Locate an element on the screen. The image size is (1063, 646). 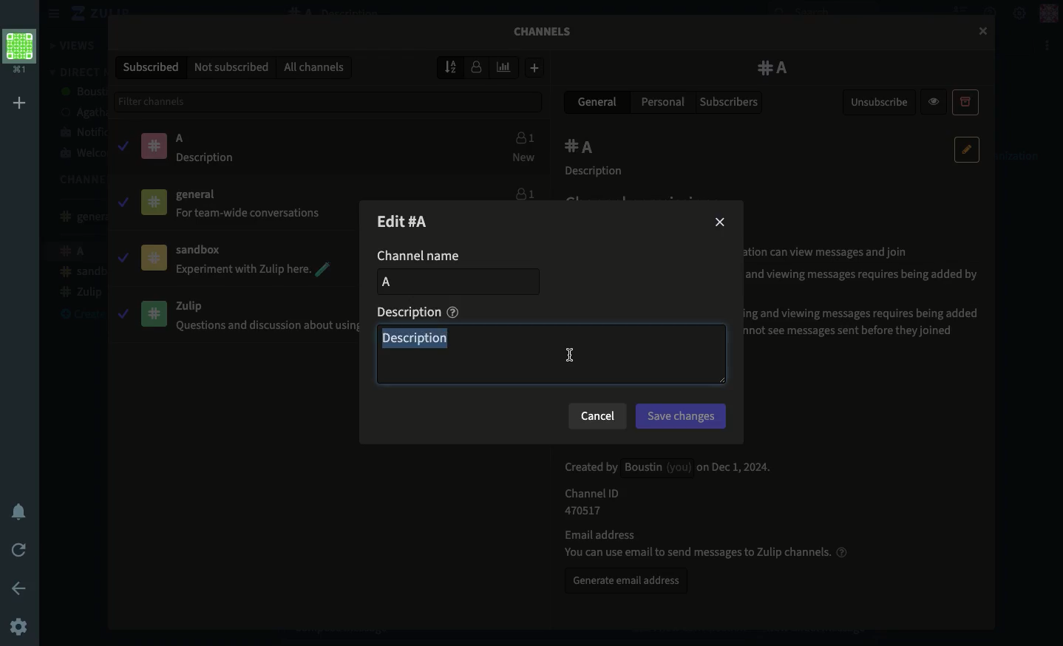
Description is located at coordinates (407, 313).